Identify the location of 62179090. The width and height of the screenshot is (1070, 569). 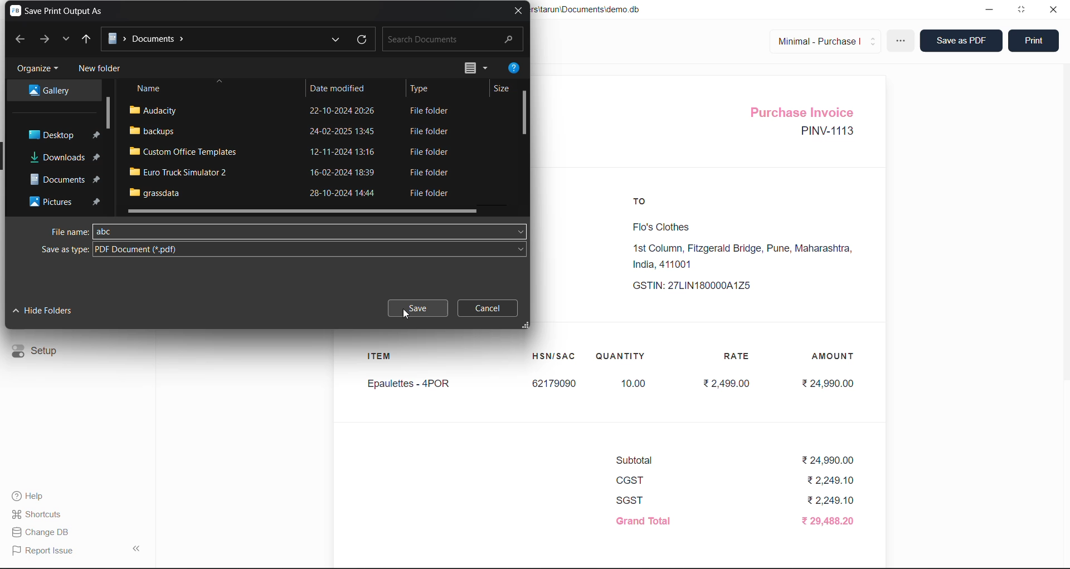
(556, 383).